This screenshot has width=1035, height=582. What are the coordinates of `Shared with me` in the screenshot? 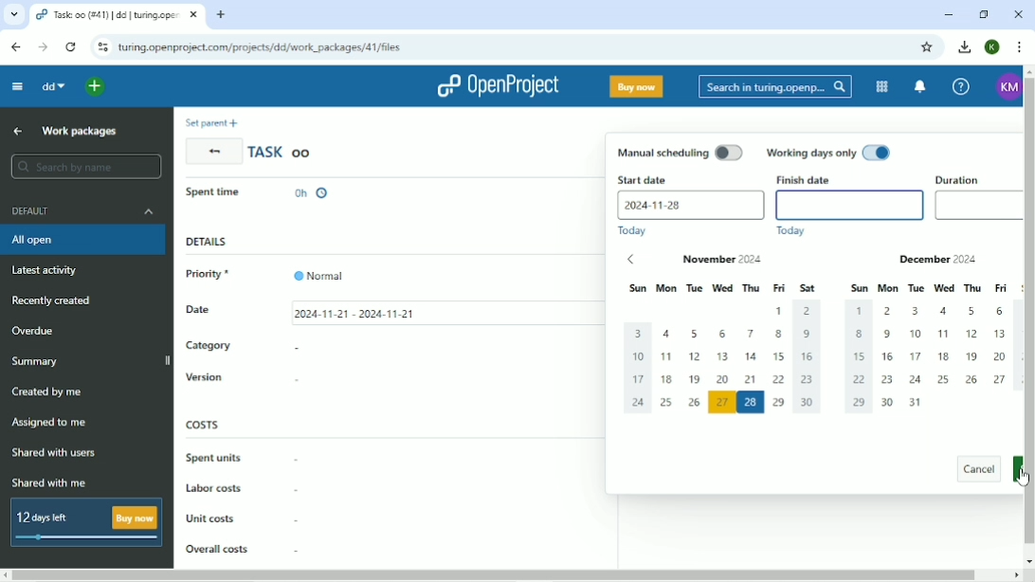 It's located at (50, 482).